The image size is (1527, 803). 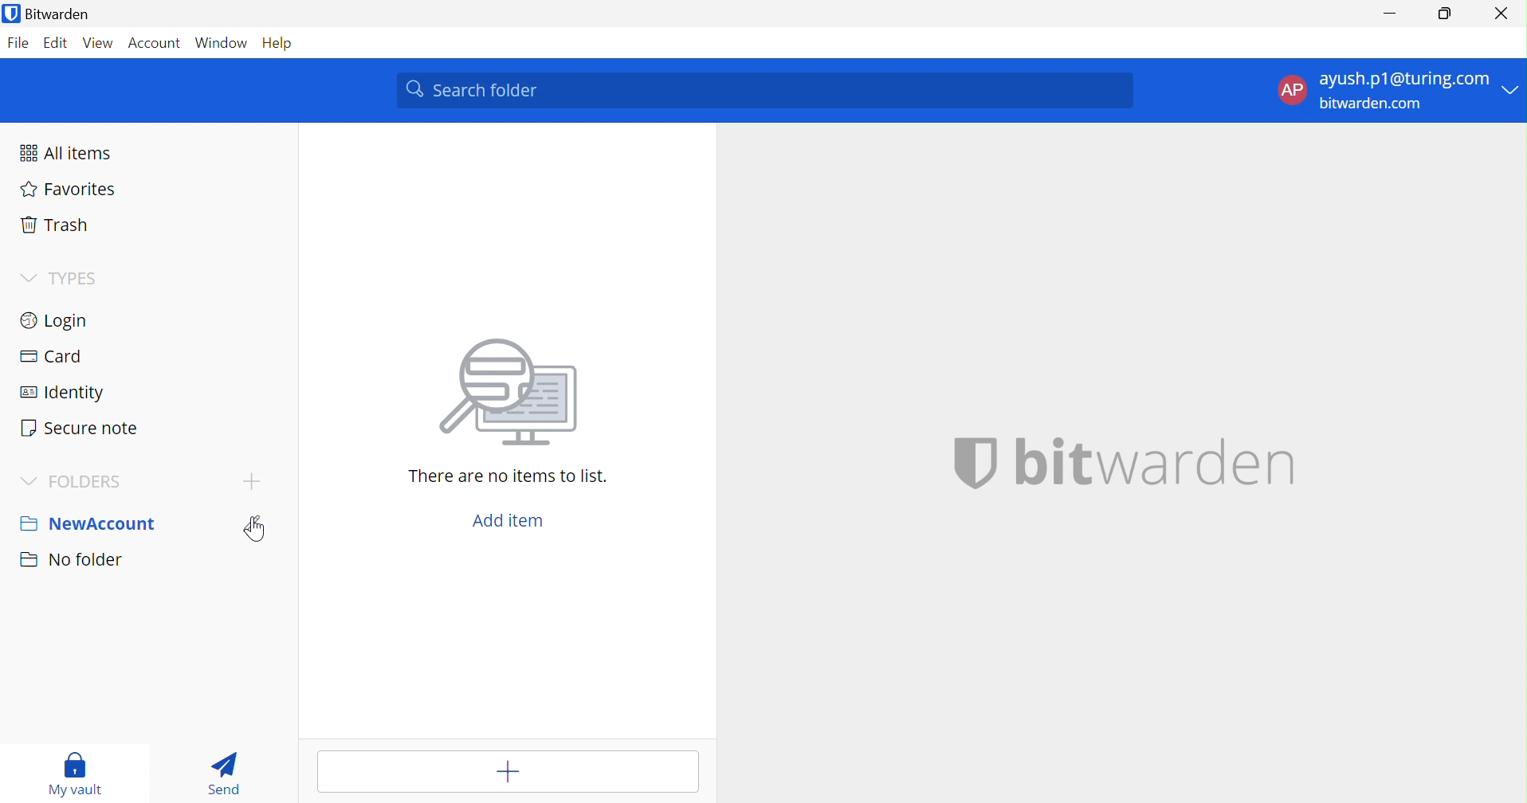 I want to click on Help, so click(x=274, y=44).